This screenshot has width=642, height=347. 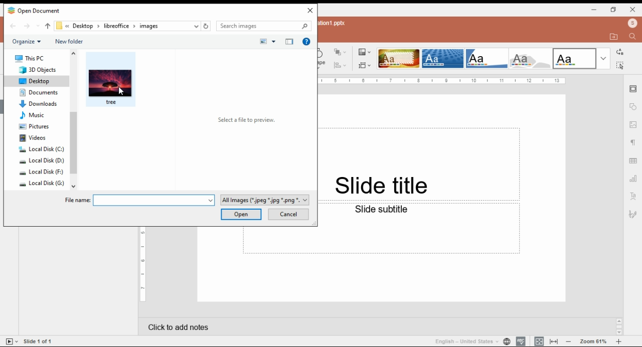 What do you see at coordinates (633, 107) in the screenshot?
I see `shape settings` at bounding box center [633, 107].